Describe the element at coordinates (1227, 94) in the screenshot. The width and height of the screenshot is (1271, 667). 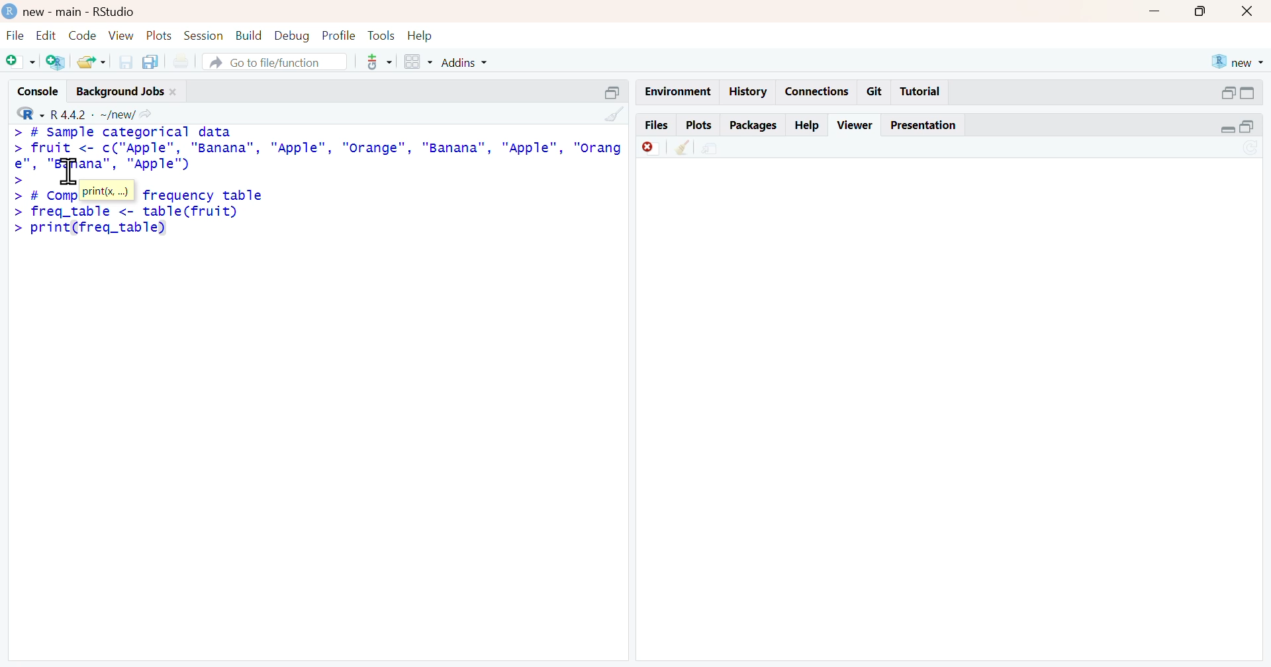
I see `expand` at that location.